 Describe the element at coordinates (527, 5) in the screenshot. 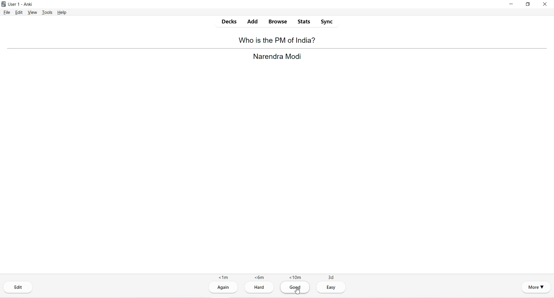

I see `Maximize` at that location.